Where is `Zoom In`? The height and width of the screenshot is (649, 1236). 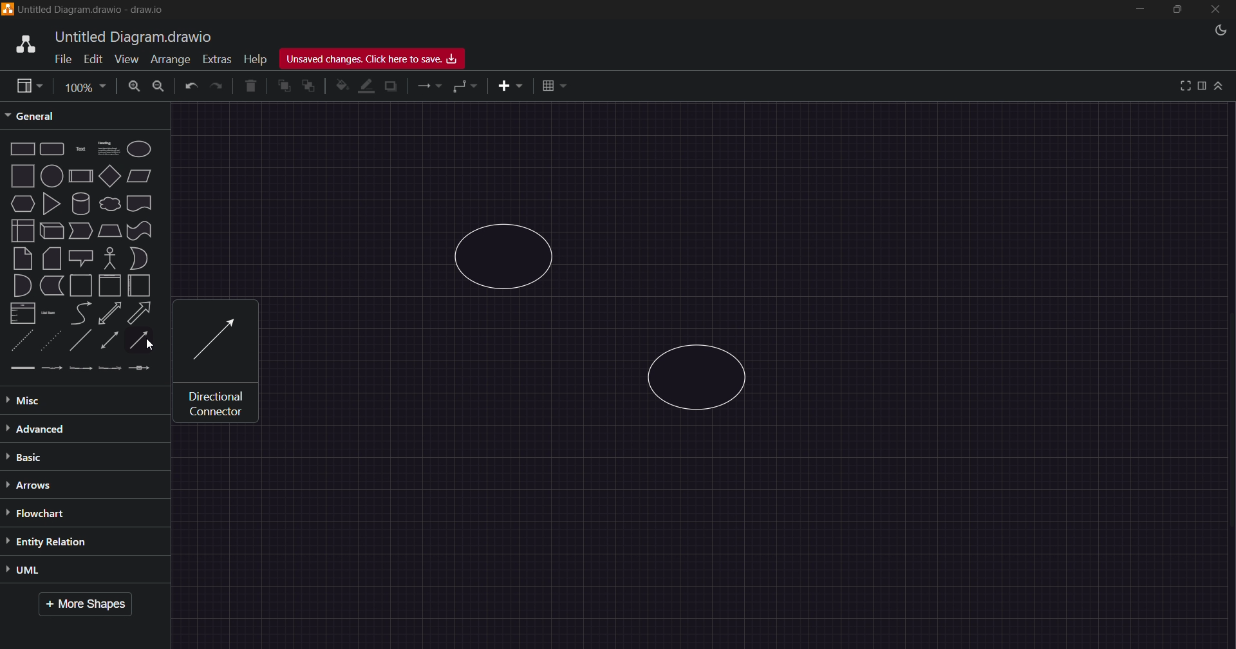
Zoom In is located at coordinates (135, 86).